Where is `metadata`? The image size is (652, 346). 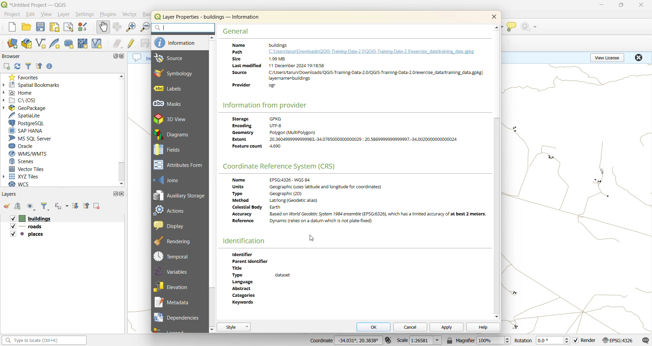 metadata is located at coordinates (358, 205).